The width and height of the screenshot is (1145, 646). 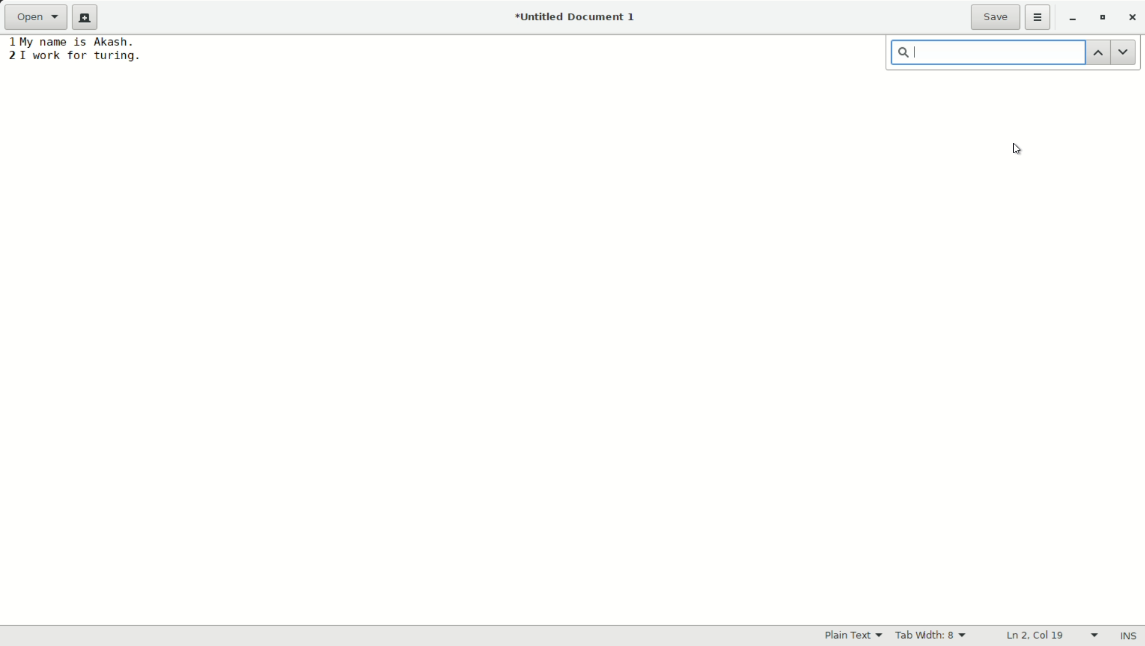 I want to click on 2 I work for turing., so click(x=74, y=56).